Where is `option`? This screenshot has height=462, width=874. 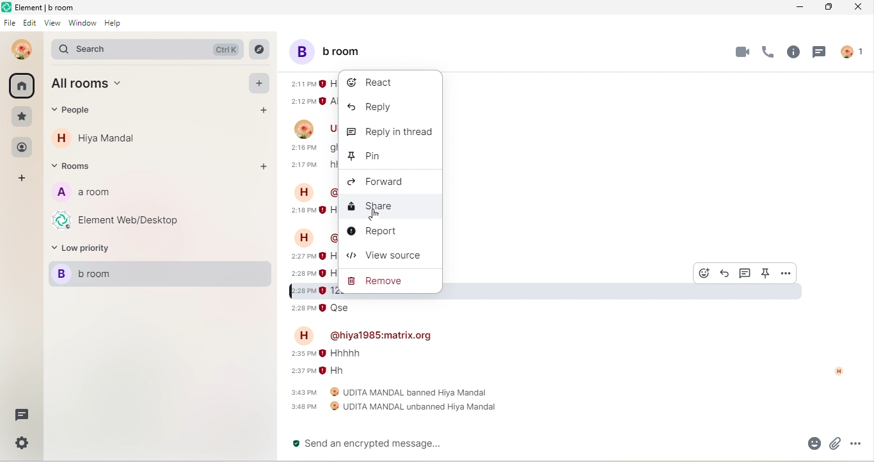 option is located at coordinates (785, 272).